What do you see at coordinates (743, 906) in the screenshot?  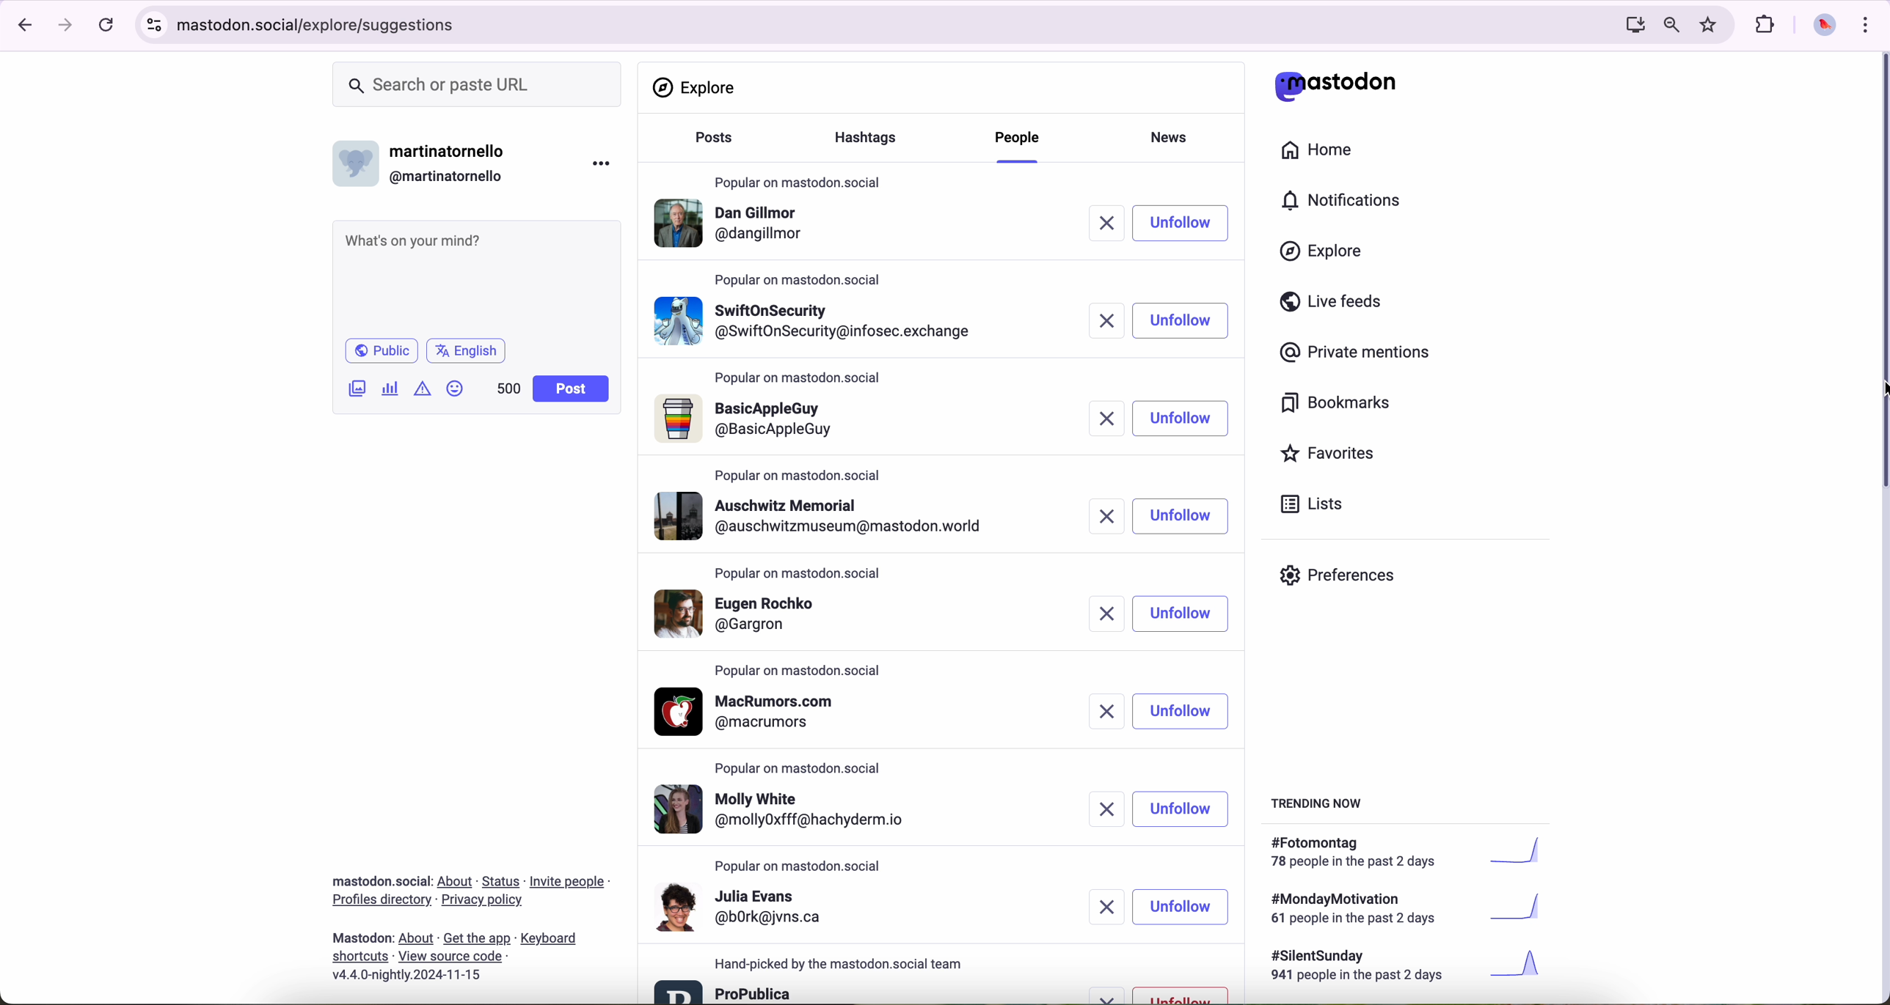 I see `profile` at bounding box center [743, 906].